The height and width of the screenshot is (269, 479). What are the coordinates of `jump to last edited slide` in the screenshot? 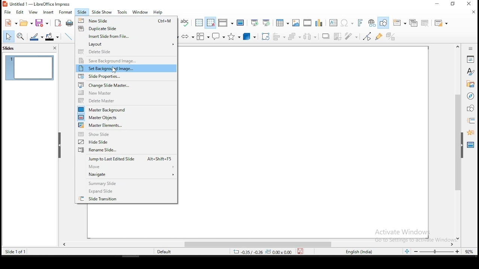 It's located at (126, 159).